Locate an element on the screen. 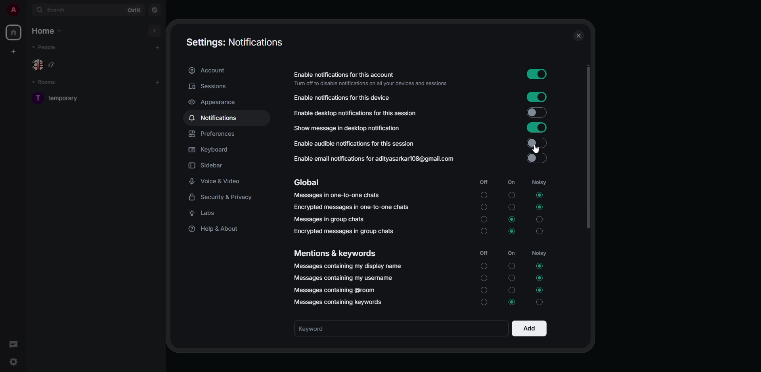  mentions & keywords is located at coordinates (337, 253).